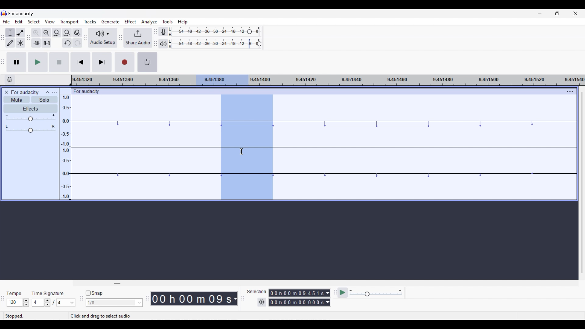  Describe the element at coordinates (10, 33) in the screenshot. I see `Selection tool` at that location.